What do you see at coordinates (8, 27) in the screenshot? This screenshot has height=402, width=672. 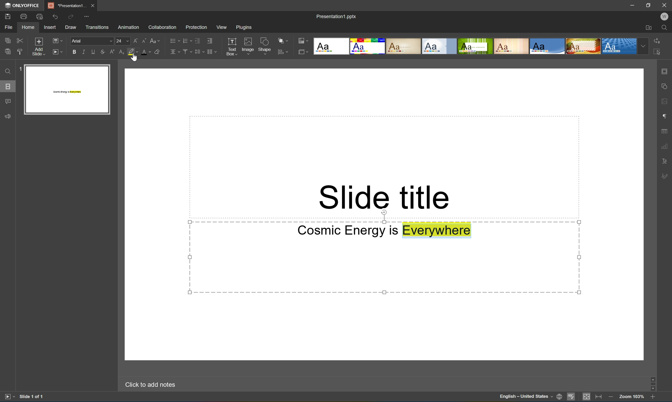 I see `File` at bounding box center [8, 27].